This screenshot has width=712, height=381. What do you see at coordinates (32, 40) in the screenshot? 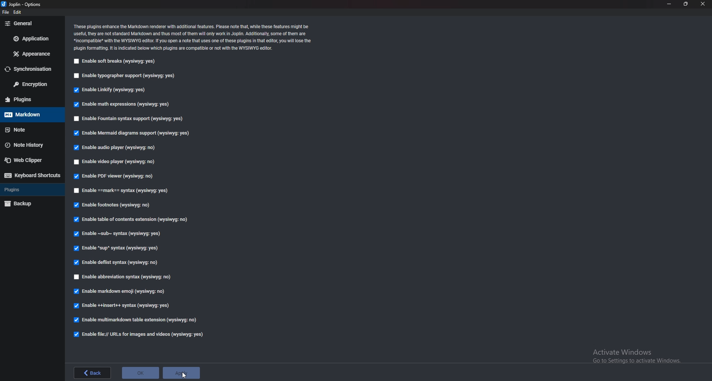
I see `Application` at bounding box center [32, 40].